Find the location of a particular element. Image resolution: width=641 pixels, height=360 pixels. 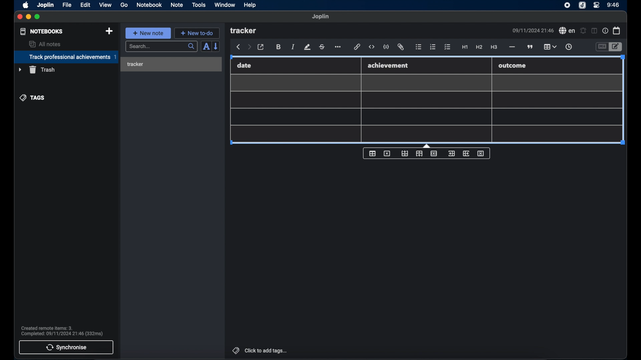

heading 2 is located at coordinates (479, 47).